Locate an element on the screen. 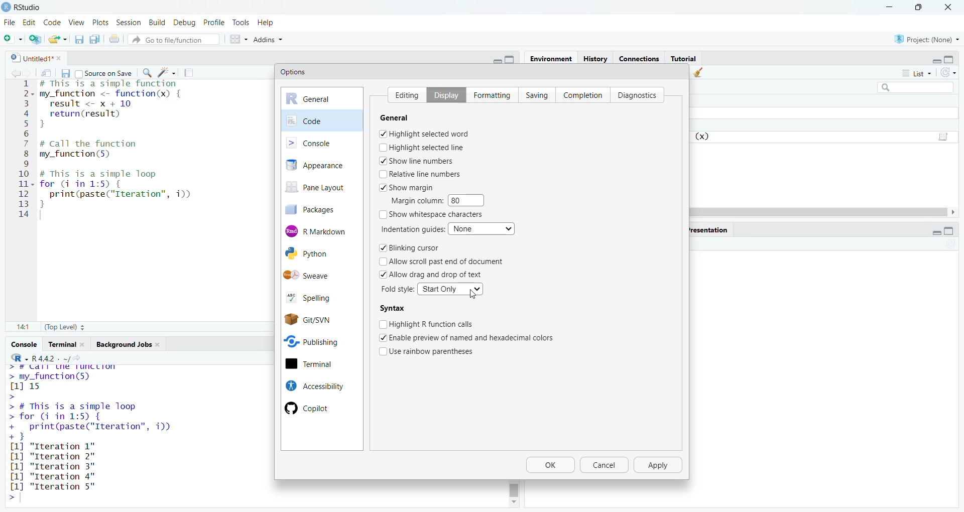 The image size is (964, 512). clear objects from the workspace is located at coordinates (700, 73).